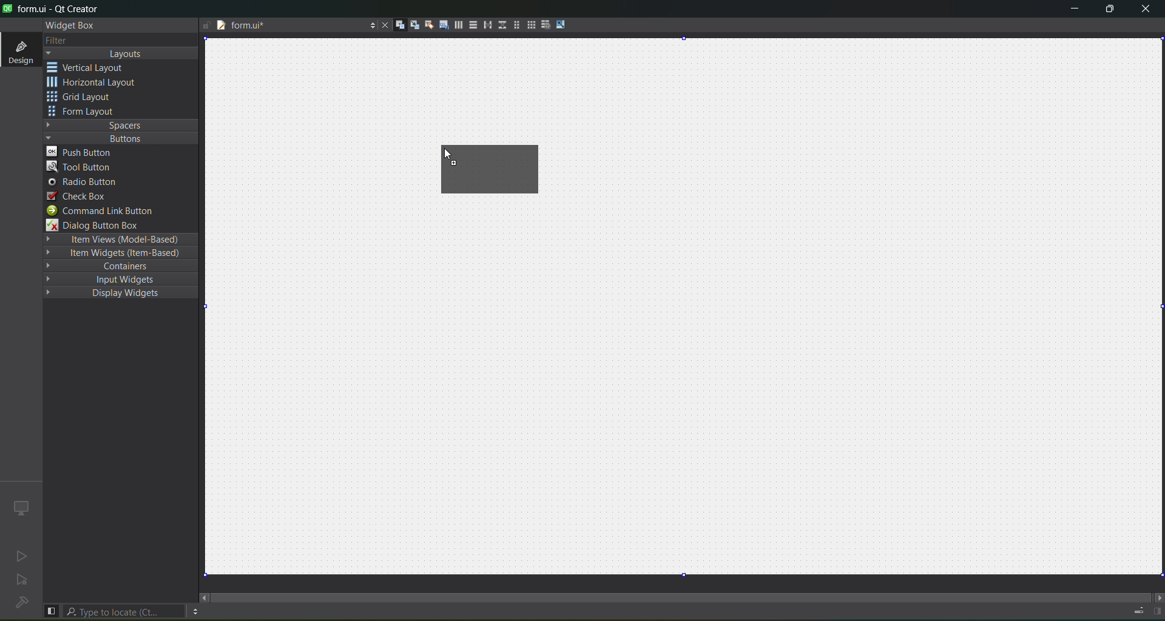 The width and height of the screenshot is (1165, 621). I want to click on design, so click(19, 51).